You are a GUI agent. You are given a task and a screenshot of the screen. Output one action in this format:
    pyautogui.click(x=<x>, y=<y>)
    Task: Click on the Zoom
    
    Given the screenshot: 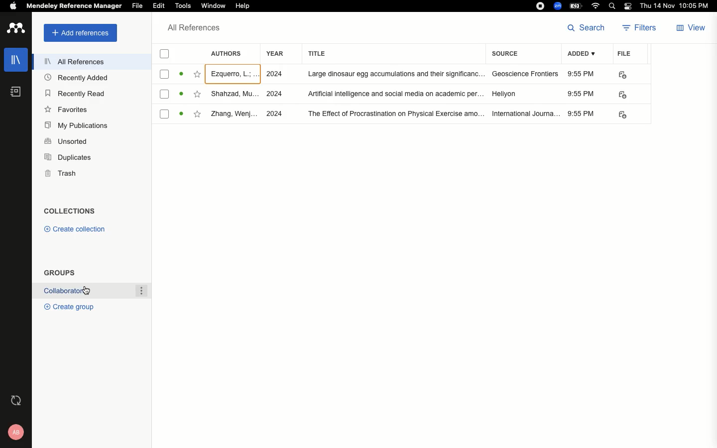 What is the action you would take?
    pyautogui.click(x=558, y=6)
    